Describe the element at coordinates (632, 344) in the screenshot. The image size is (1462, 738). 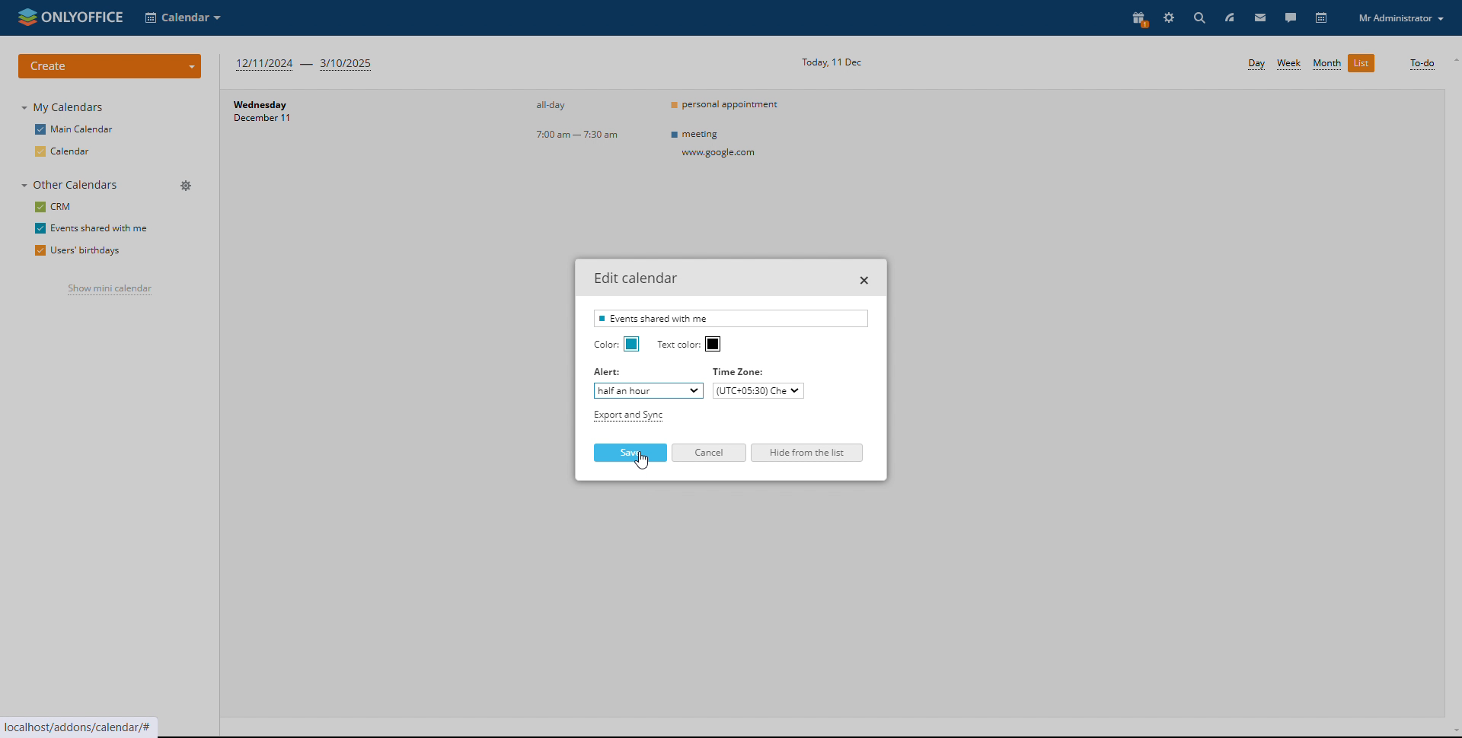
I see `calednar color` at that location.